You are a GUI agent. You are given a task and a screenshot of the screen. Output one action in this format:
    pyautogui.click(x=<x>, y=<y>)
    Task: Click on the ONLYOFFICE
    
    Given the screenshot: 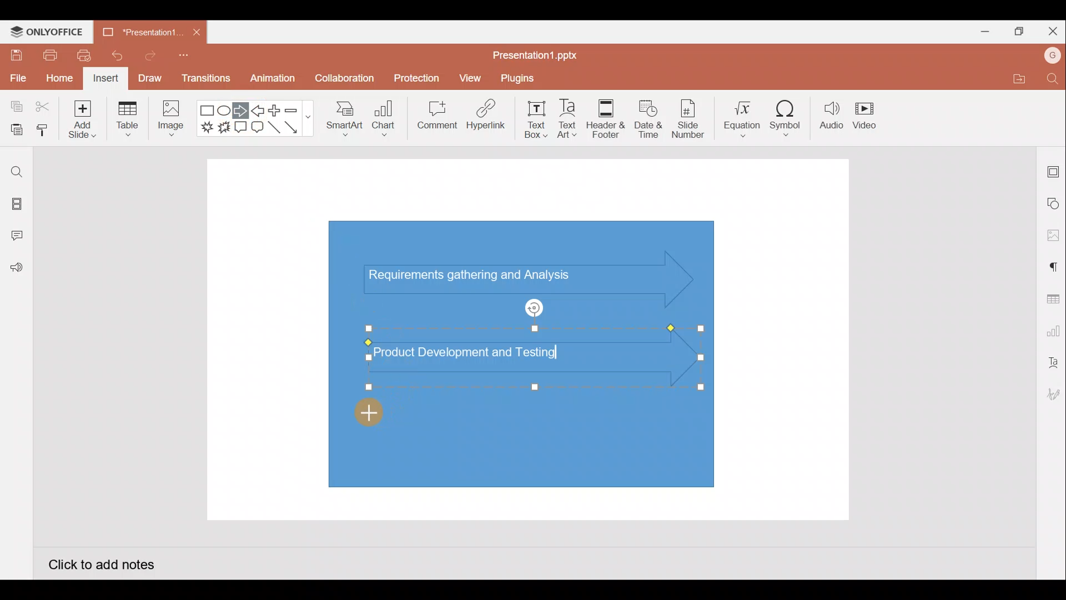 What is the action you would take?
    pyautogui.click(x=47, y=32)
    